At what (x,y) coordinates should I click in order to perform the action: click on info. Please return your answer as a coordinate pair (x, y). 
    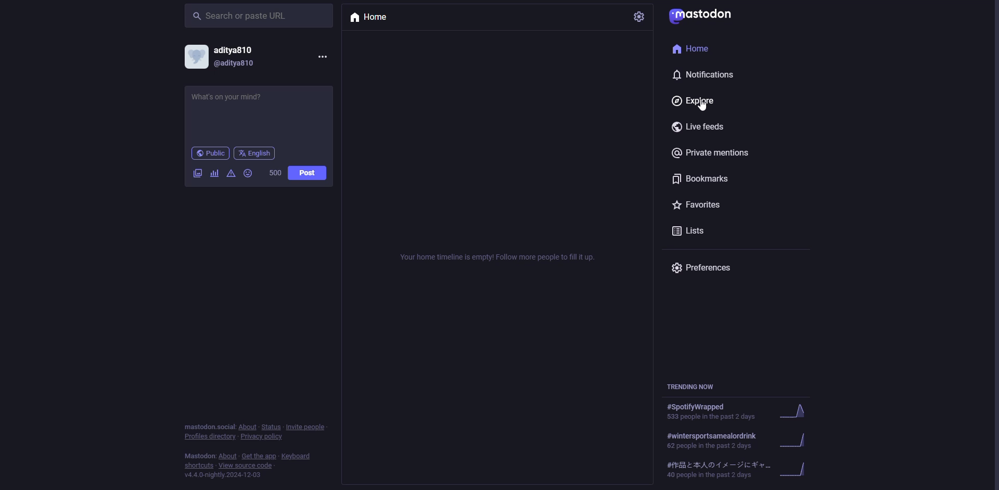
    Looking at the image, I should click on (253, 449).